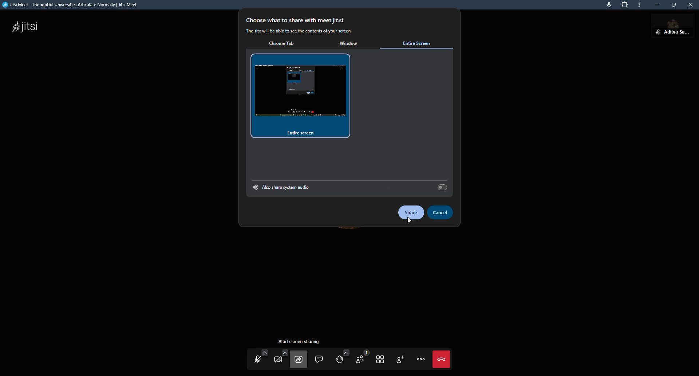 The image size is (699, 376). Describe the element at coordinates (420, 42) in the screenshot. I see `entire screen` at that location.